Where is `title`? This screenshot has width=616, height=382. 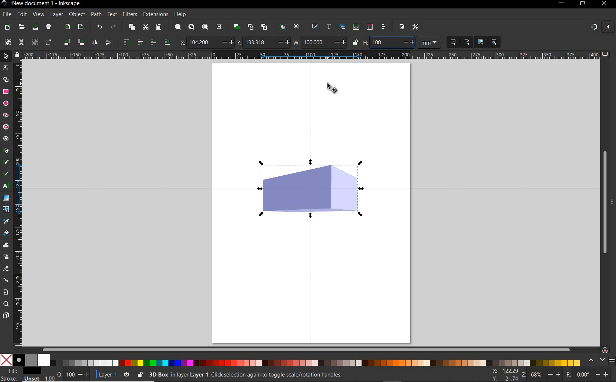 title is located at coordinates (45, 4).